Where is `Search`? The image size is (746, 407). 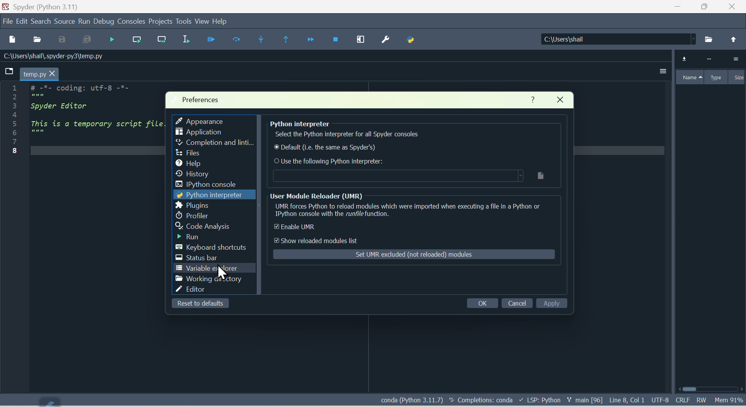
Search is located at coordinates (42, 21).